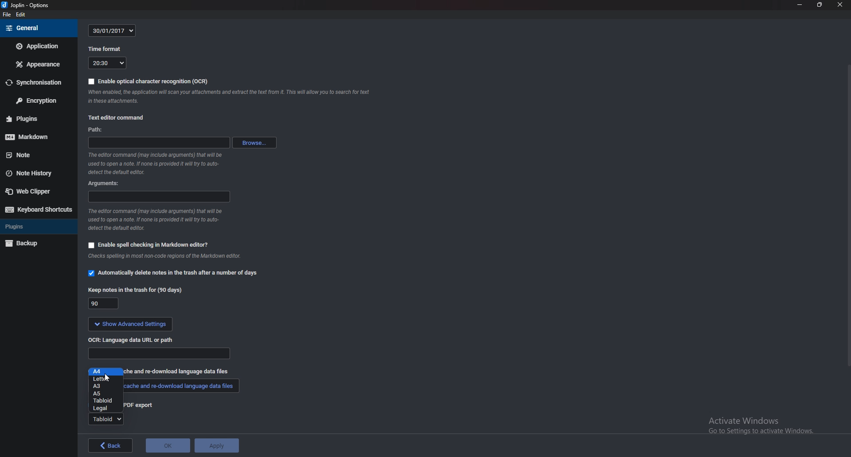 Image resolution: width=851 pixels, height=457 pixels. Describe the element at coordinates (106, 394) in the screenshot. I see `a5` at that location.